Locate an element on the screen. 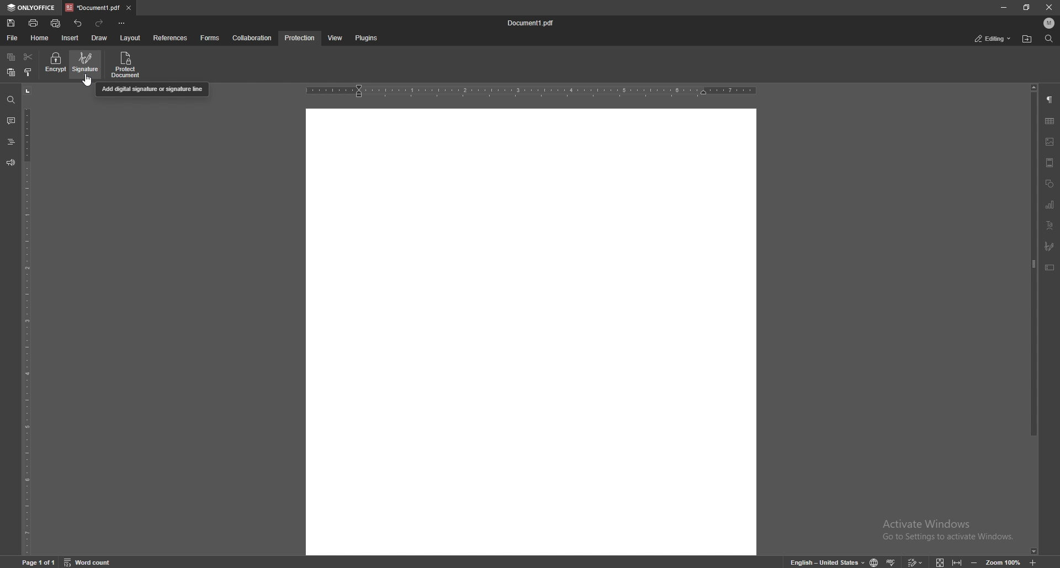  file name is located at coordinates (532, 23).